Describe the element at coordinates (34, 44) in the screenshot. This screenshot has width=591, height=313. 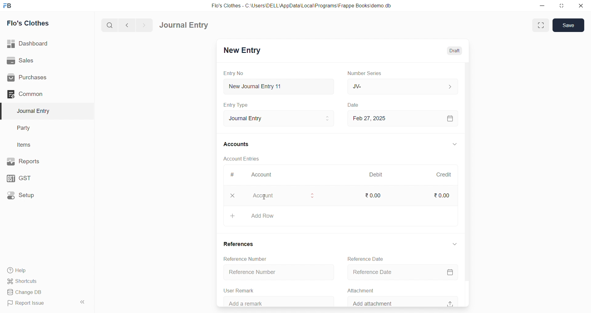
I see `| Dashboard` at that location.